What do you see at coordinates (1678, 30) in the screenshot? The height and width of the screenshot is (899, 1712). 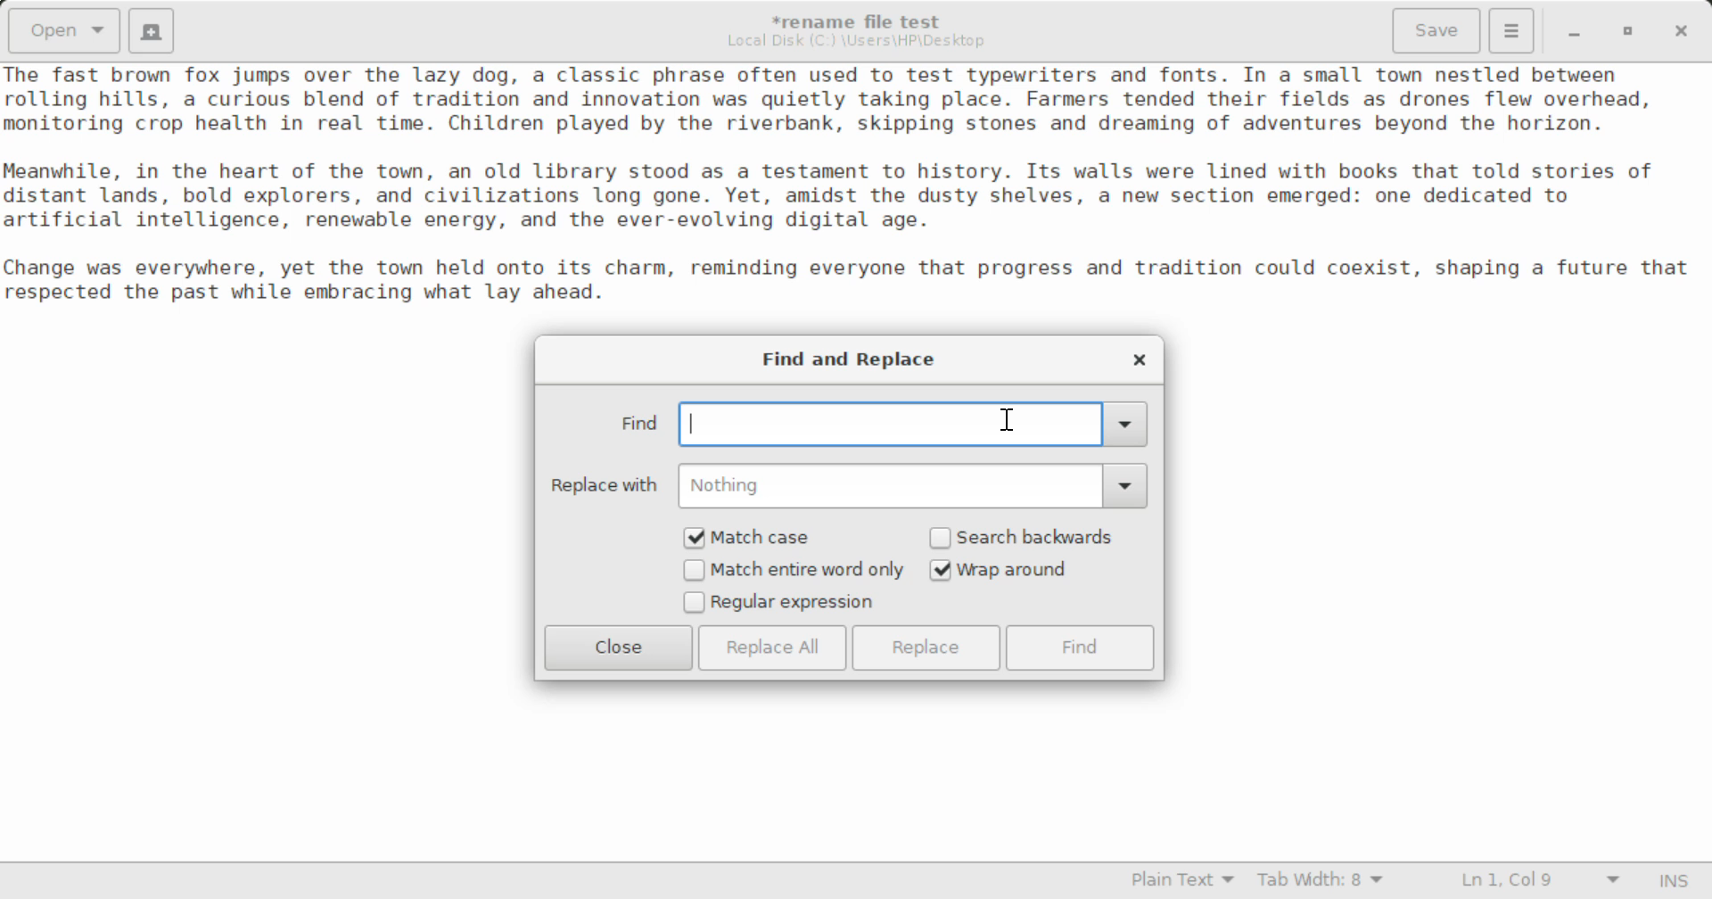 I see `Close Window` at bounding box center [1678, 30].